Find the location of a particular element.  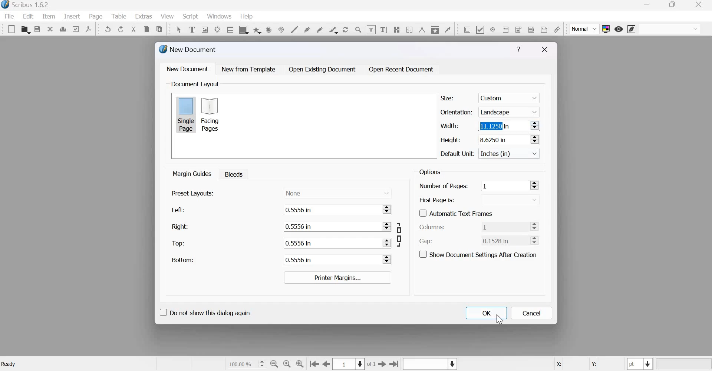

Y: is located at coordinates (593, 364).